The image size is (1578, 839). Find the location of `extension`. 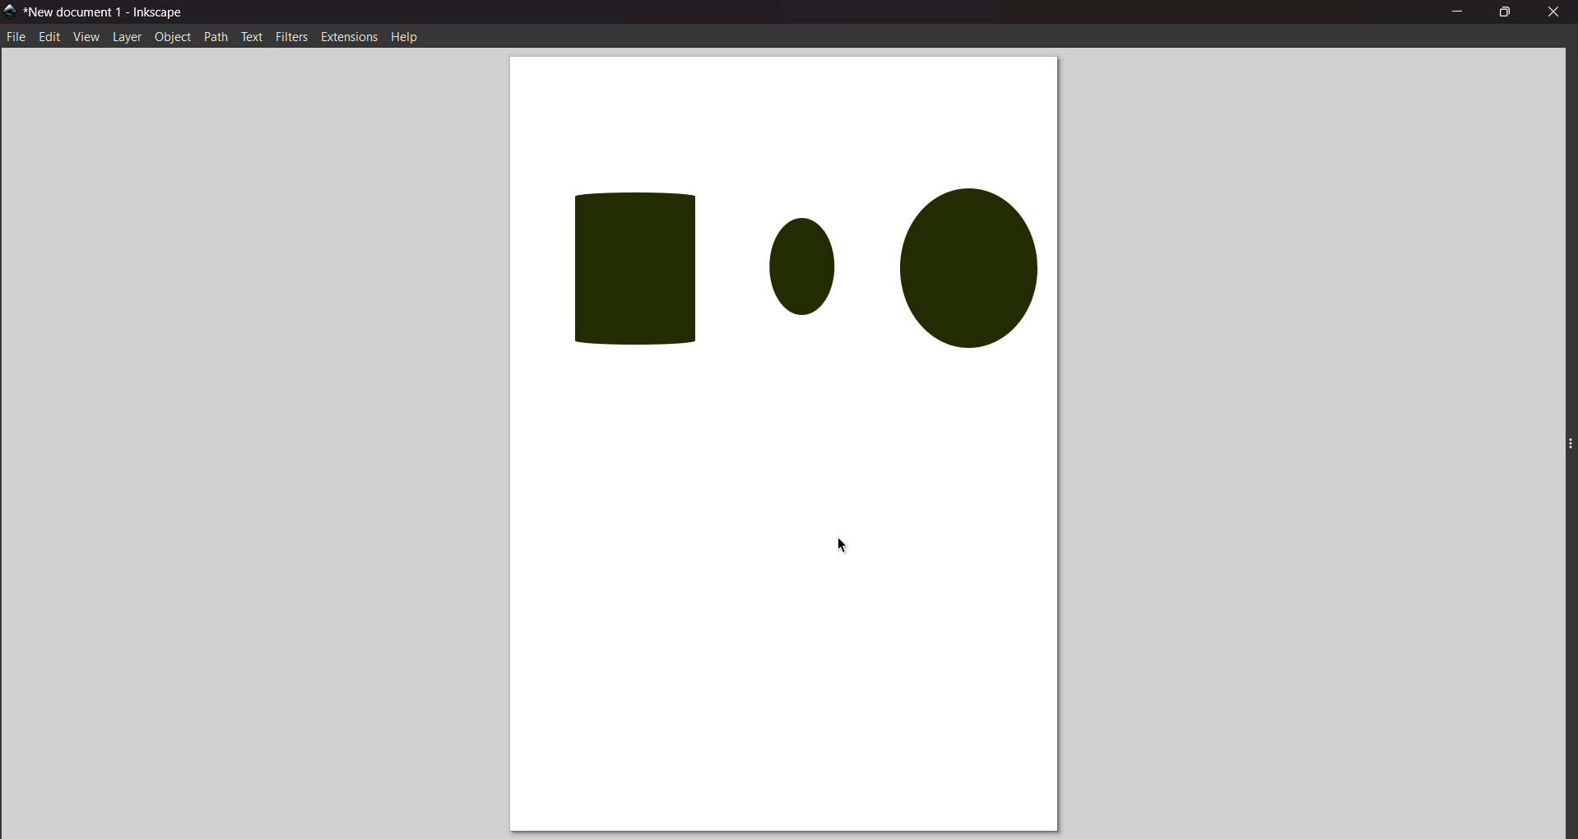

extension is located at coordinates (350, 36).